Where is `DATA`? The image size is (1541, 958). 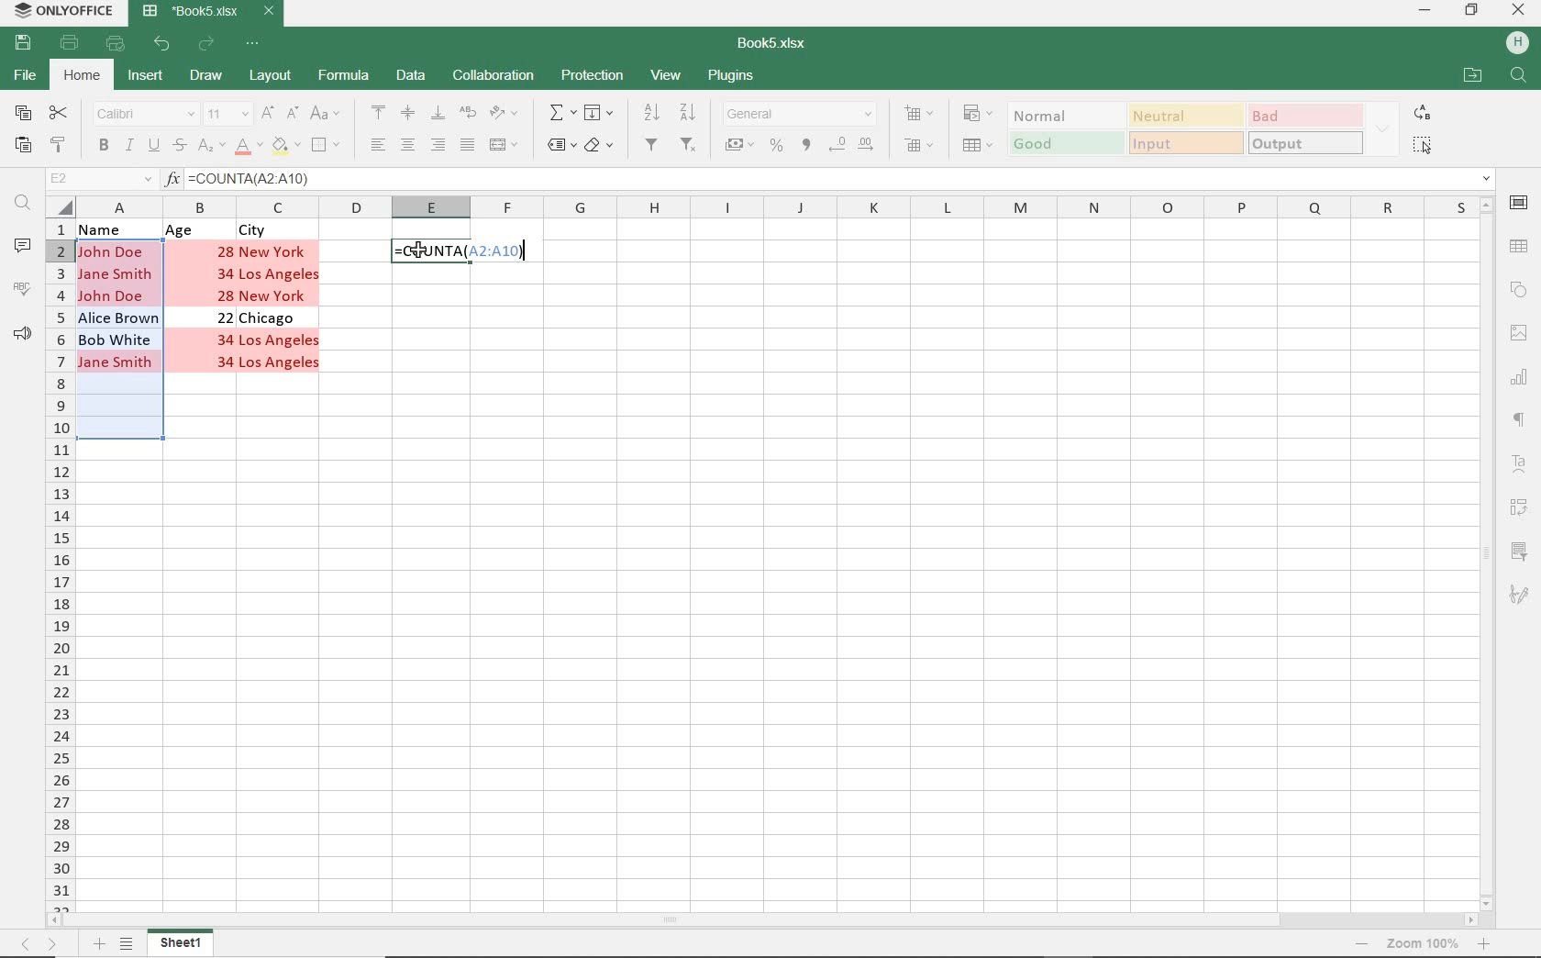 DATA is located at coordinates (412, 80).